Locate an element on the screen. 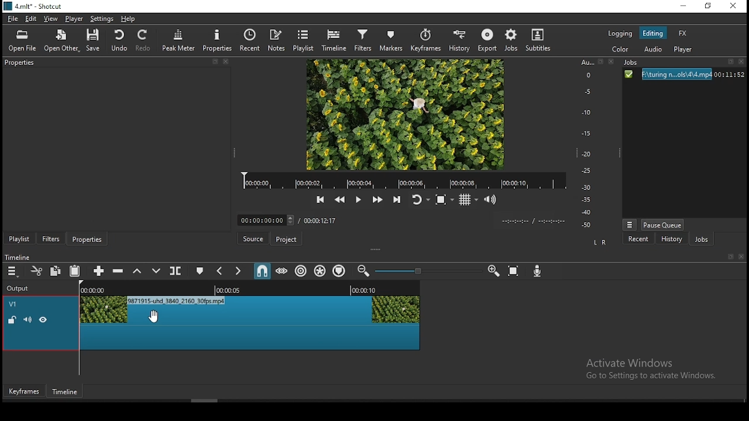 The height and width of the screenshot is (421, 749). history is located at coordinates (669, 240).